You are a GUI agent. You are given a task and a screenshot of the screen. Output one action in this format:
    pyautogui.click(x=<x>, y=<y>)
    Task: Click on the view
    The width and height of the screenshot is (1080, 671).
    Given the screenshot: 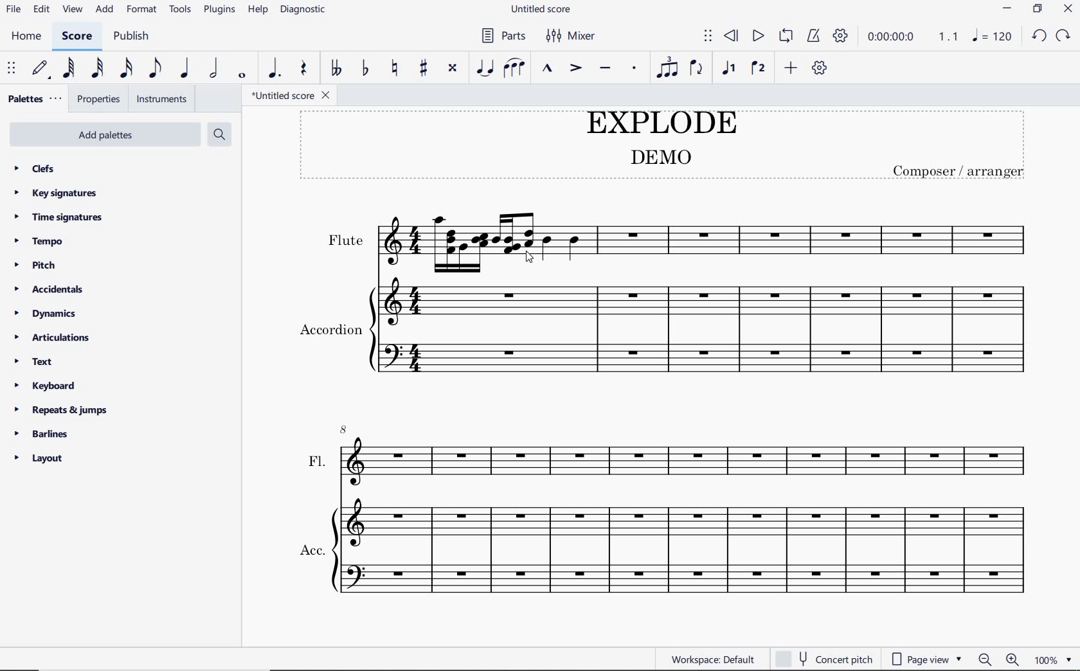 What is the action you would take?
    pyautogui.click(x=70, y=8)
    